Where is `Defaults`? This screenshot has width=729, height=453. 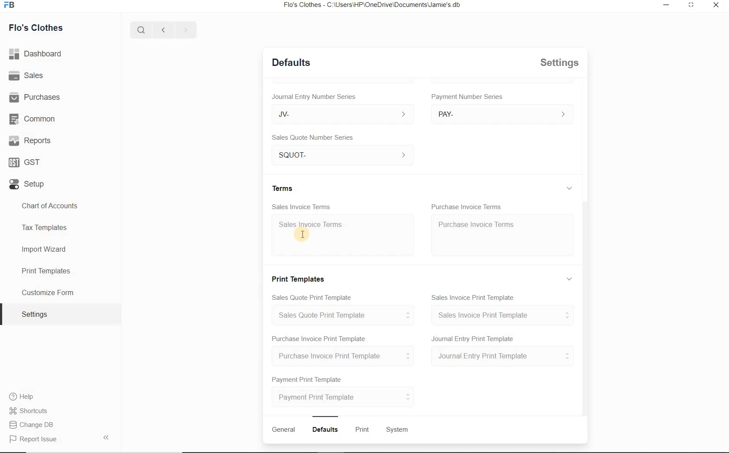
Defaults is located at coordinates (291, 62).